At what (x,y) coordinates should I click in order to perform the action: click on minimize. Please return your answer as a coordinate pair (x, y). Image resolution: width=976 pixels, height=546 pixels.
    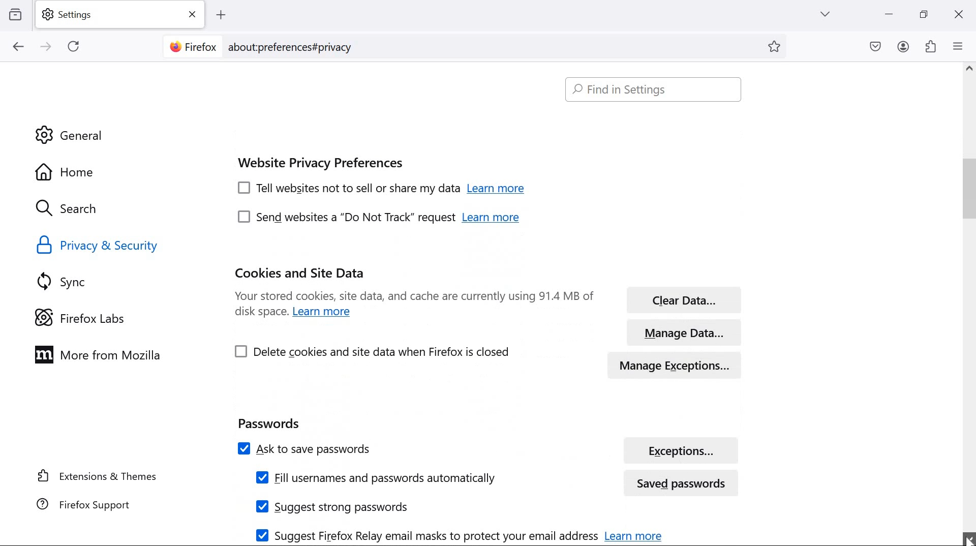
    Looking at the image, I should click on (890, 14).